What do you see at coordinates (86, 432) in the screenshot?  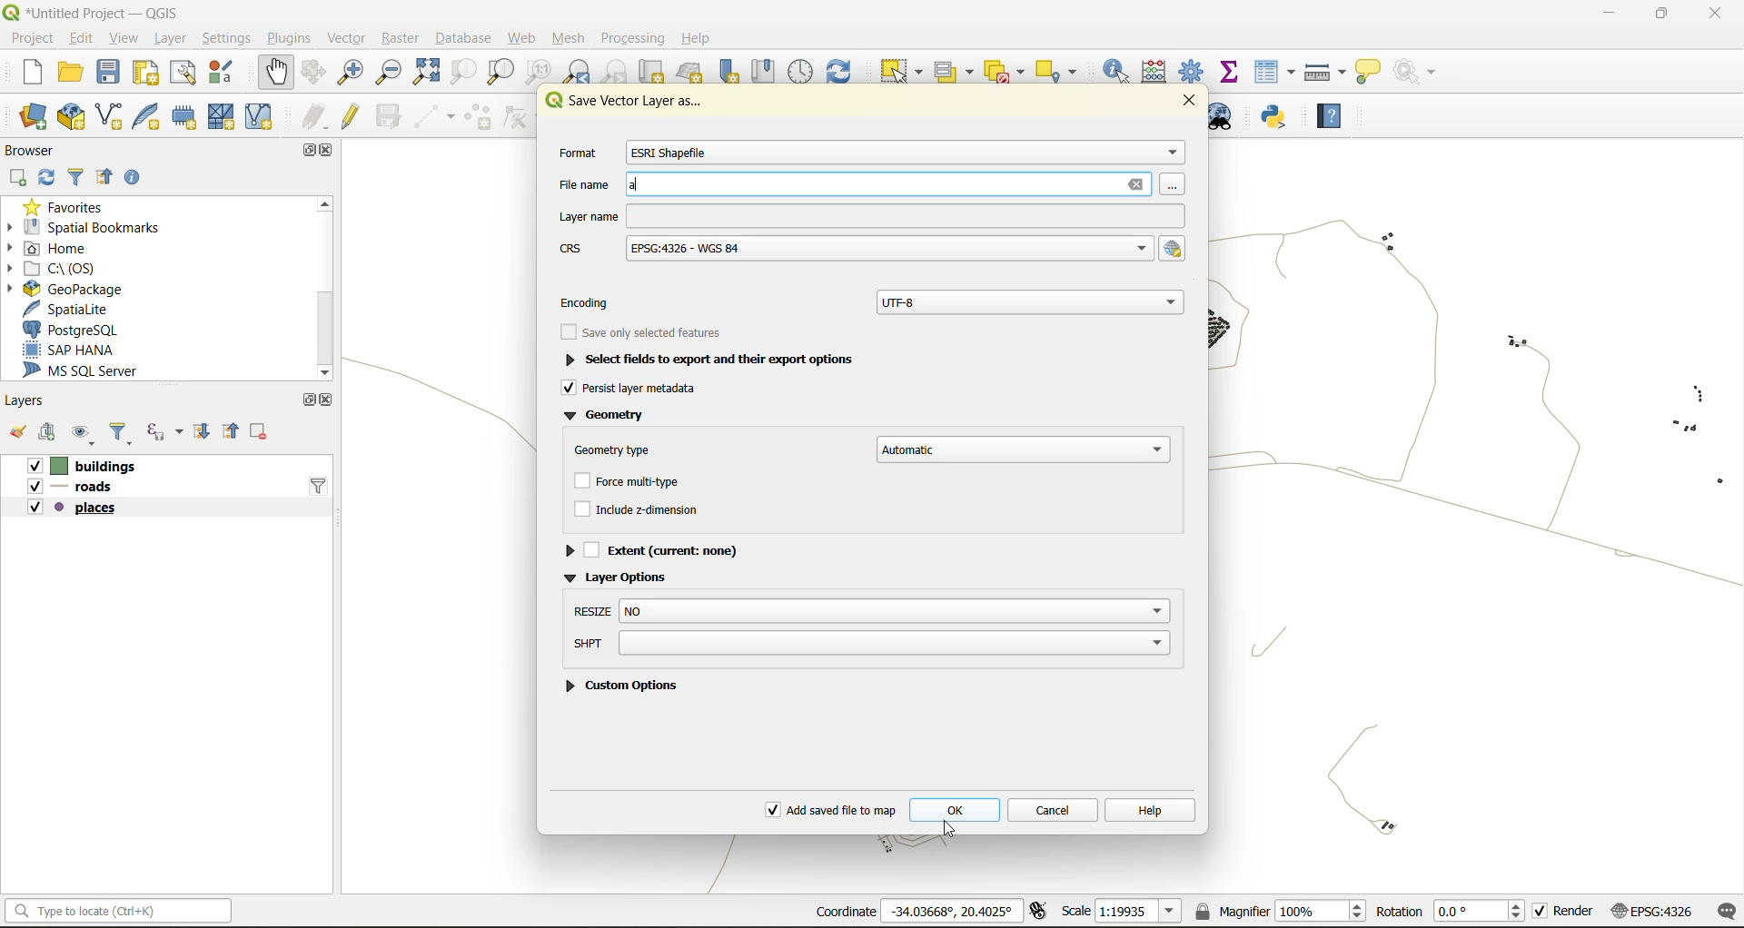 I see `manage map` at bounding box center [86, 432].